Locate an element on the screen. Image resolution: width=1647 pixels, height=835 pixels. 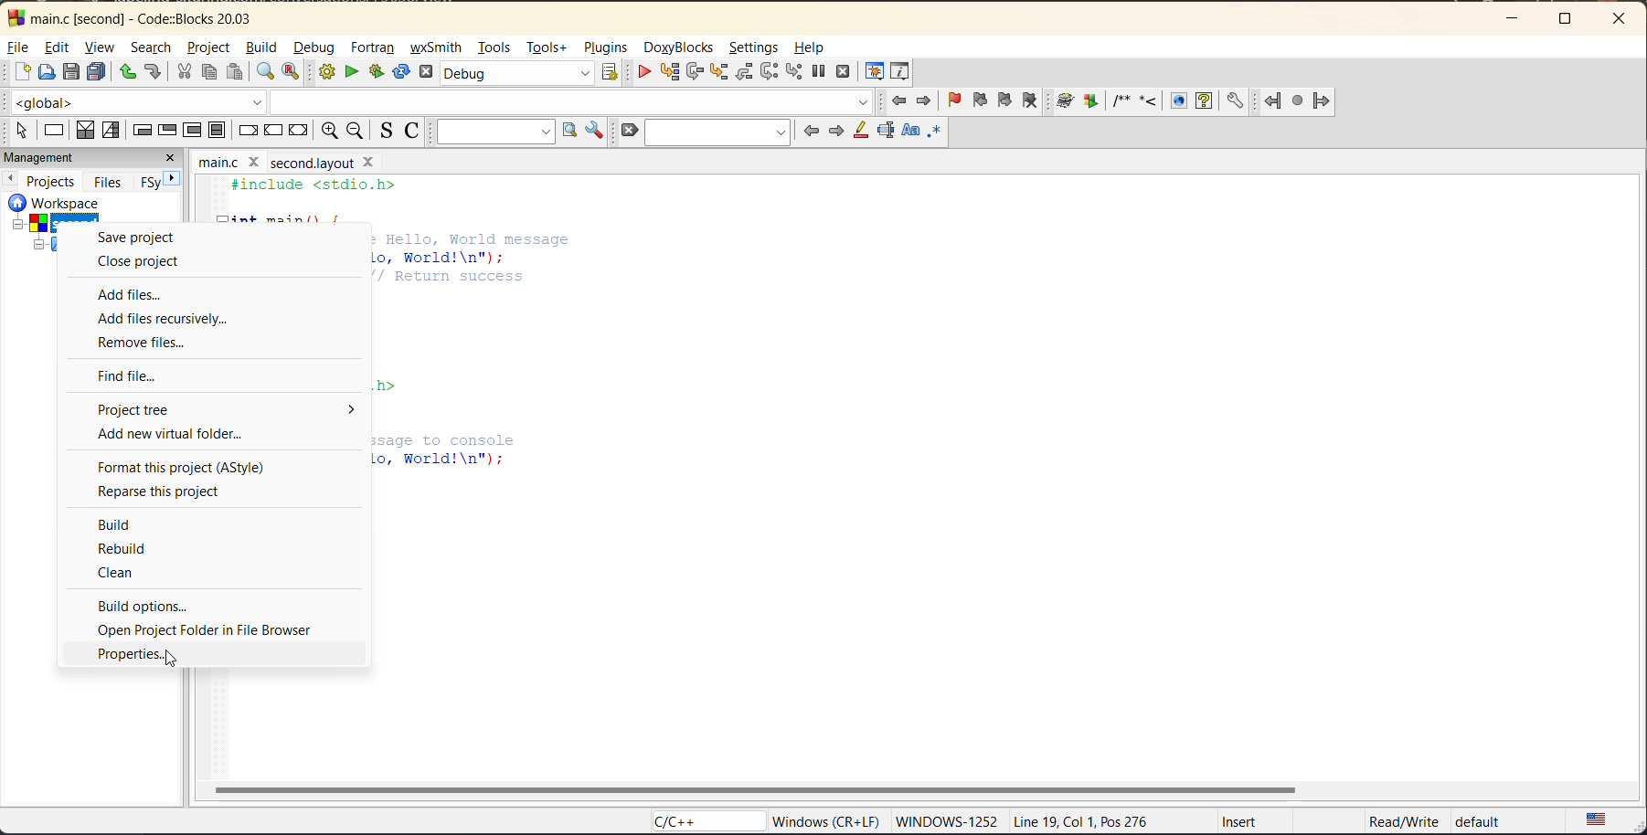
abort is located at coordinates (423, 71).